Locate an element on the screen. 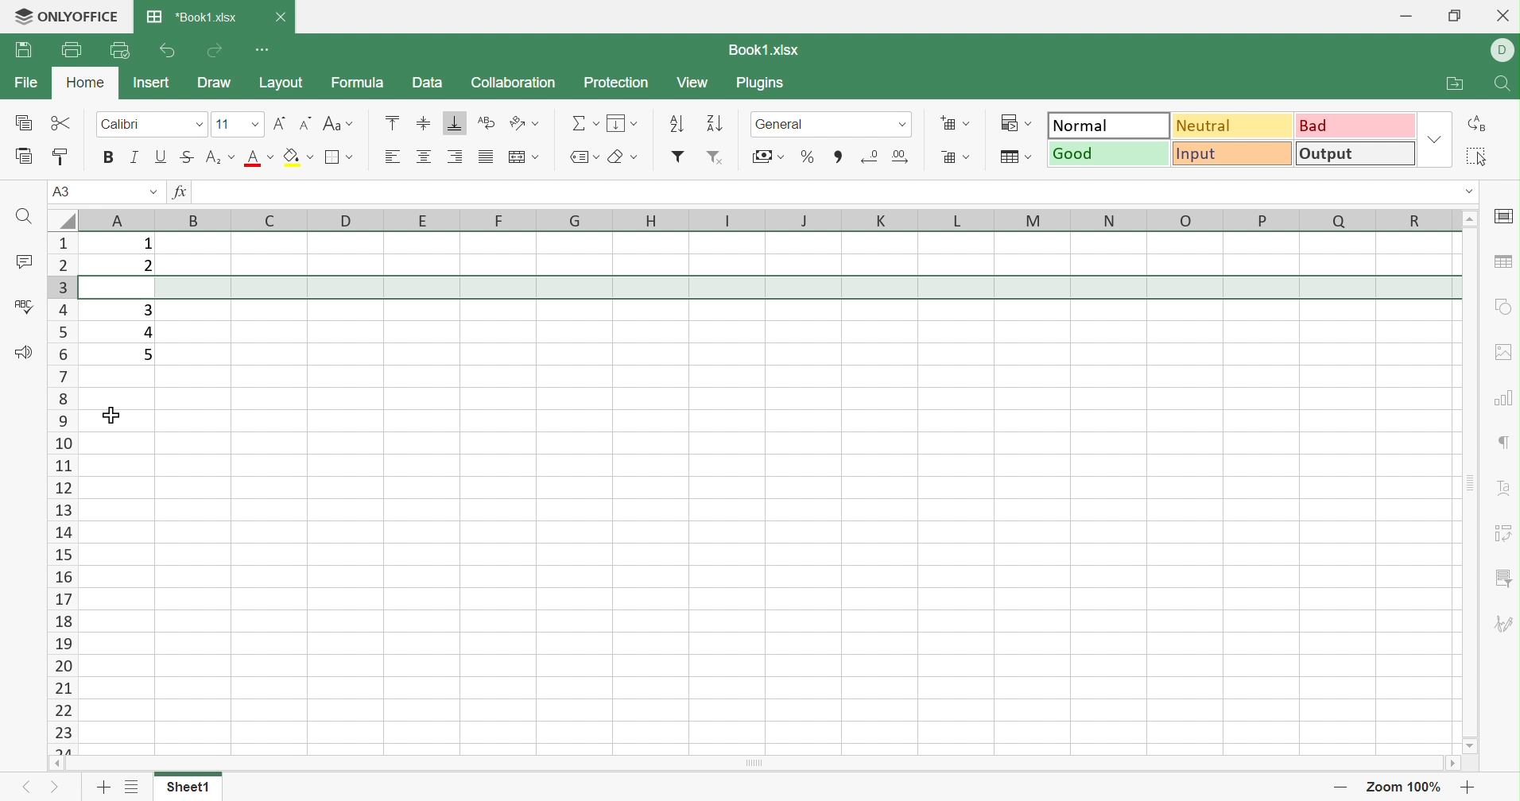 The height and width of the screenshot is (801, 1520). Percentage style is located at coordinates (808, 157).